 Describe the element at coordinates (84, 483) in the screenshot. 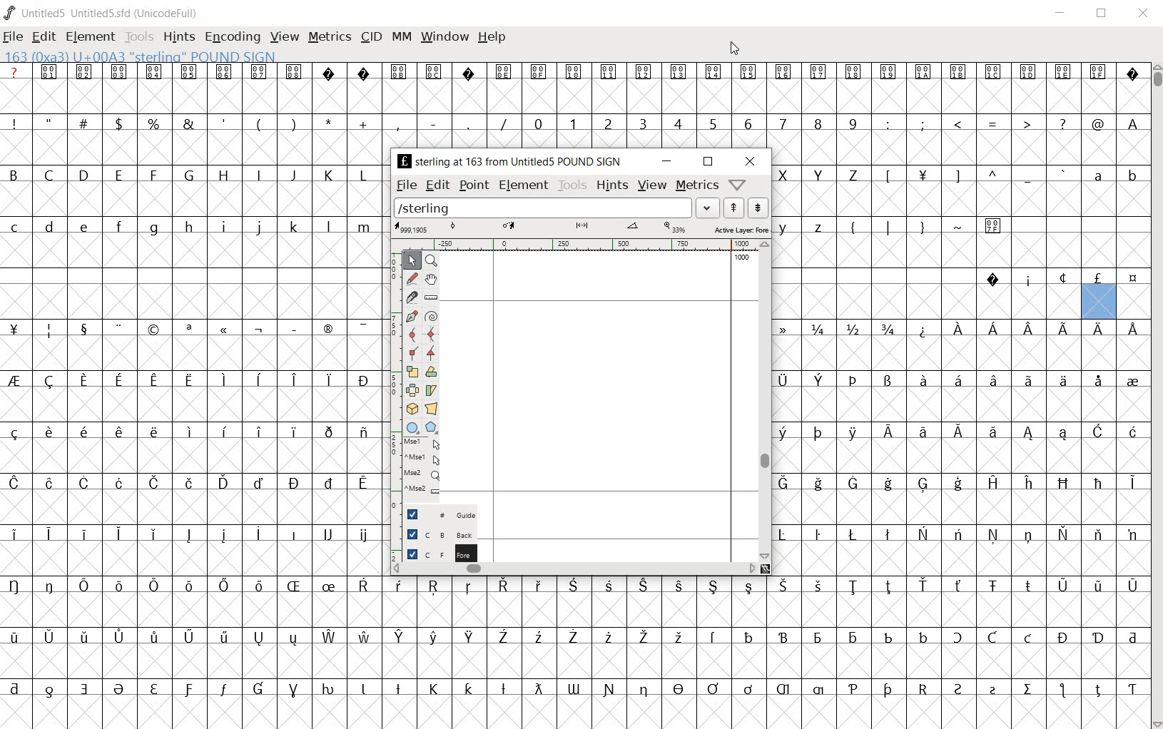

I see `Symbol` at that location.